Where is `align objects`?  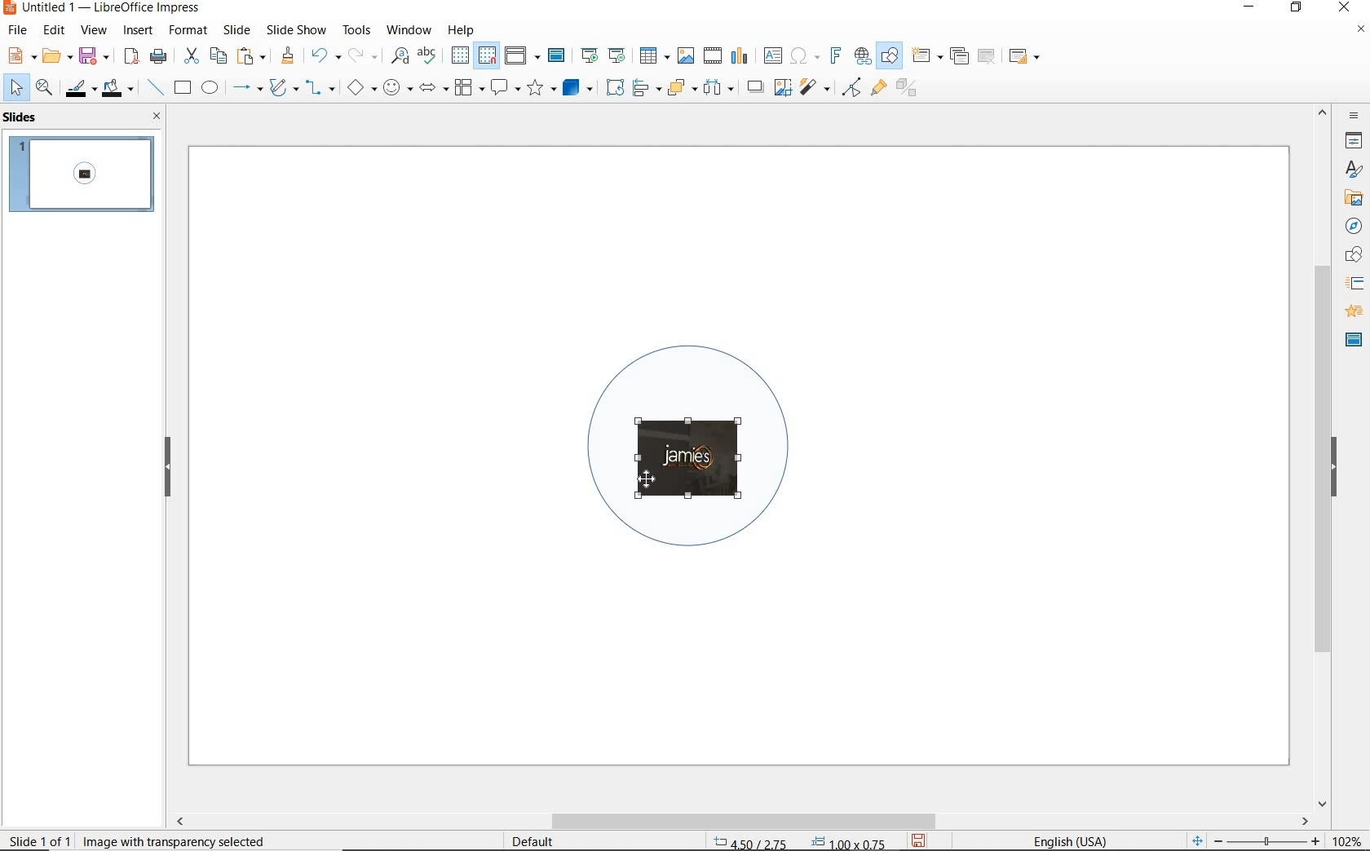 align objects is located at coordinates (643, 86).